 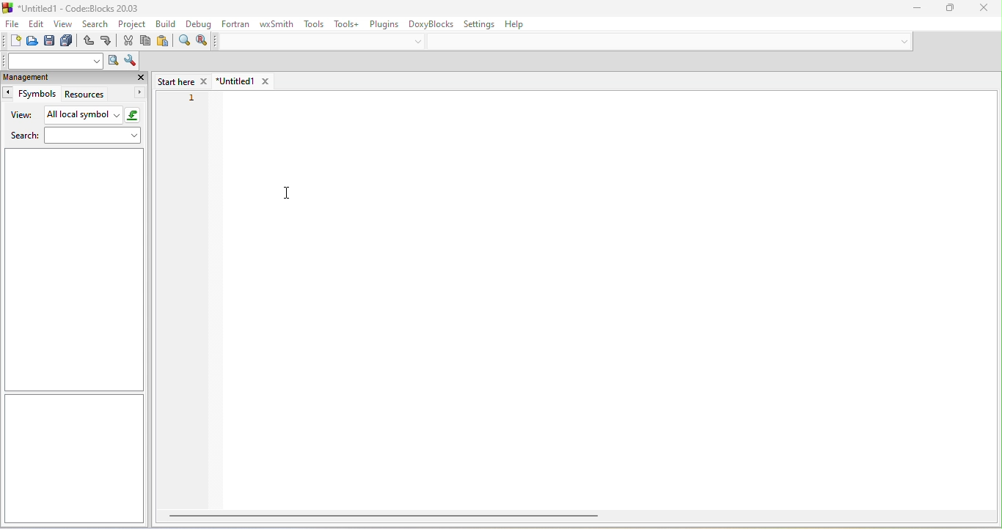 What do you see at coordinates (200, 23) in the screenshot?
I see `debug` at bounding box center [200, 23].